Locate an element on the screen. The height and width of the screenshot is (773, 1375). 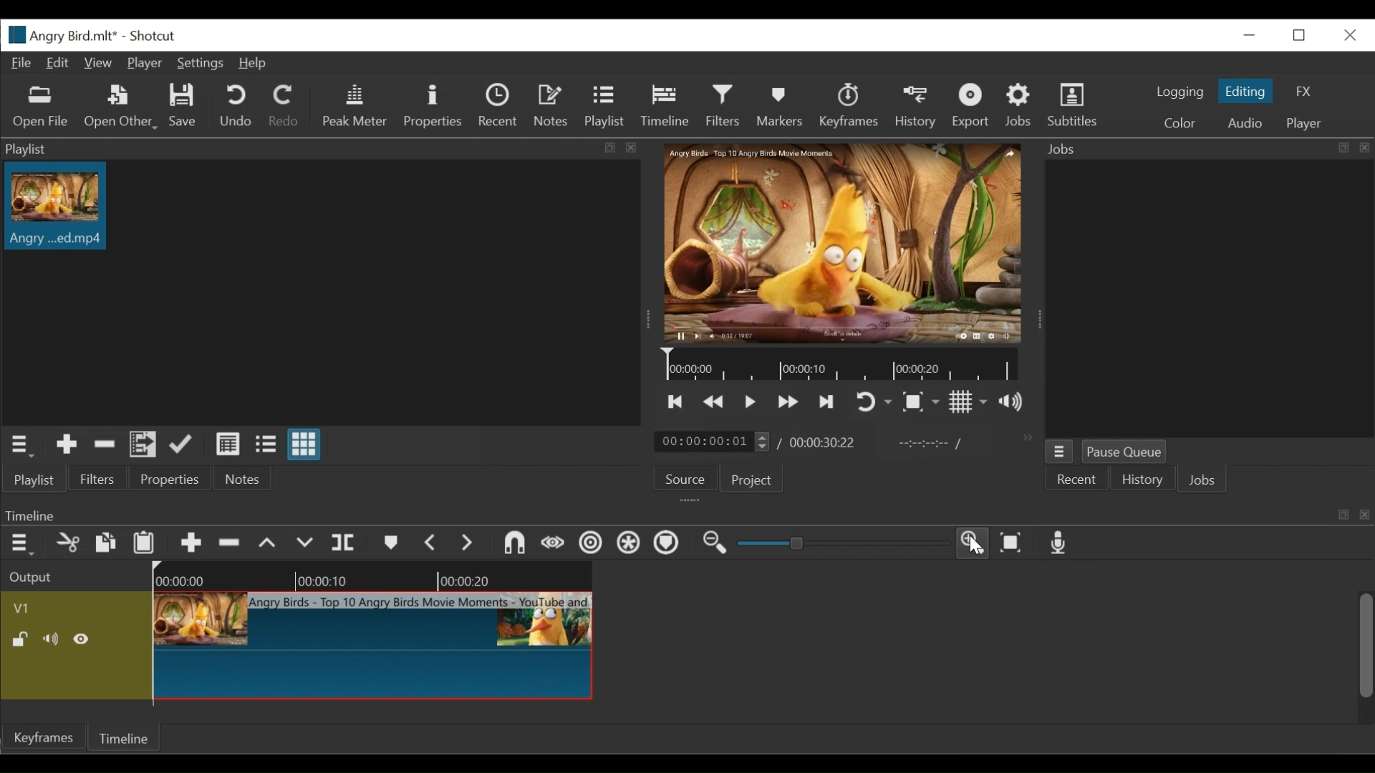
Playlist is located at coordinates (604, 107).